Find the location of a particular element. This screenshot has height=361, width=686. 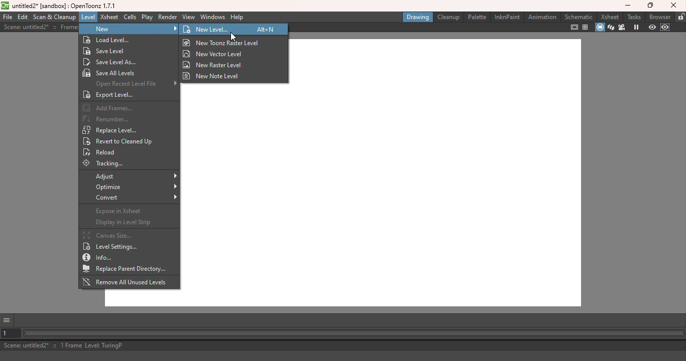

Windows is located at coordinates (213, 17).